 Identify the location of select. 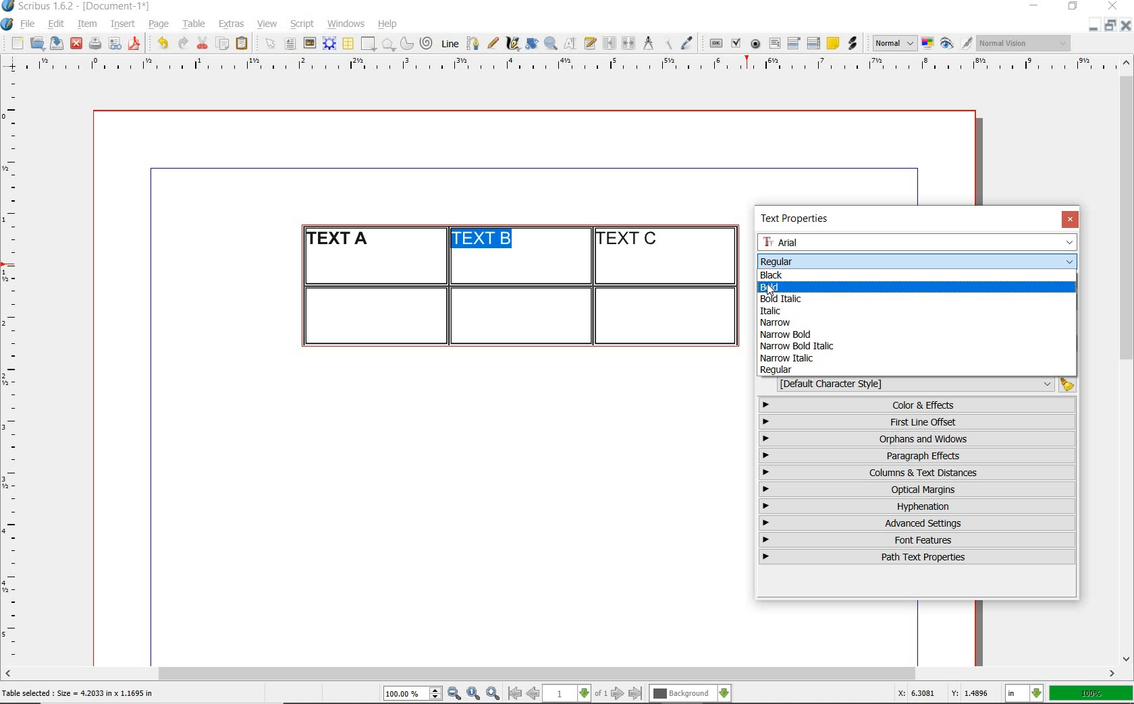
(271, 45).